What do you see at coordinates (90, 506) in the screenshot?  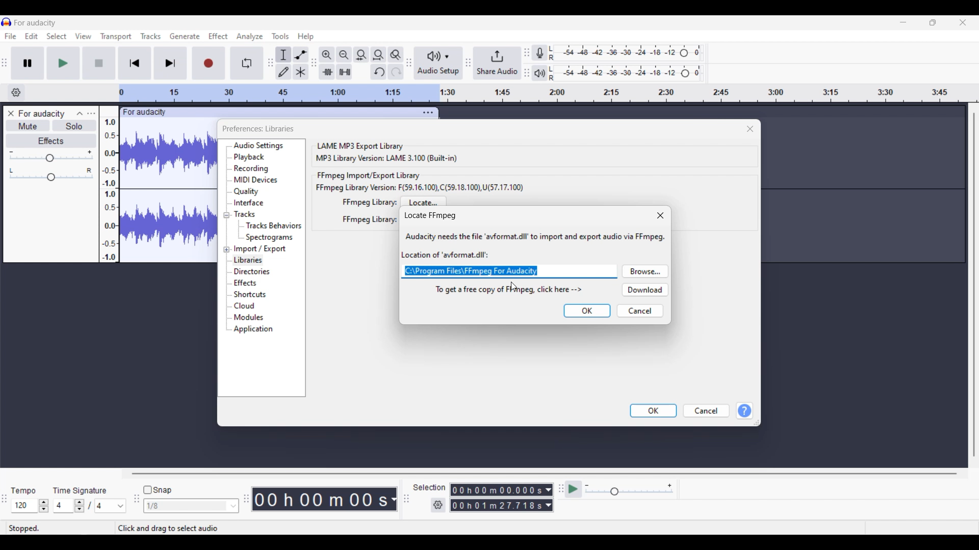 I see `Time signature settings` at bounding box center [90, 506].